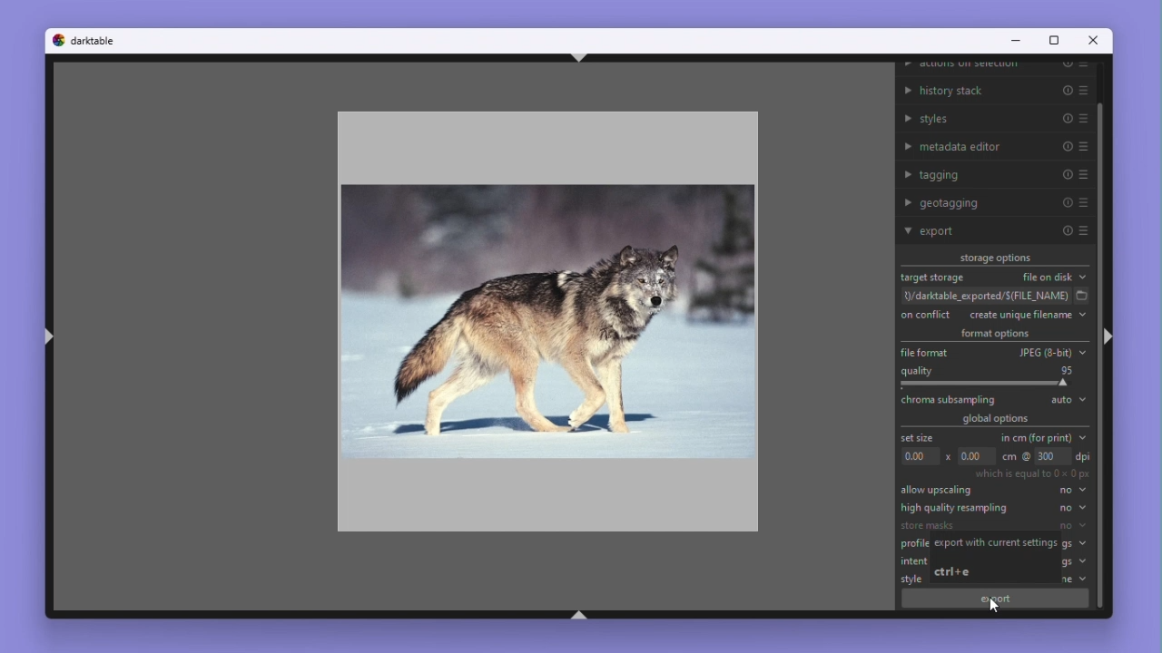 Image resolution: width=1162 pixels, height=653 pixels. What do you see at coordinates (1094, 42) in the screenshot?
I see `Close` at bounding box center [1094, 42].